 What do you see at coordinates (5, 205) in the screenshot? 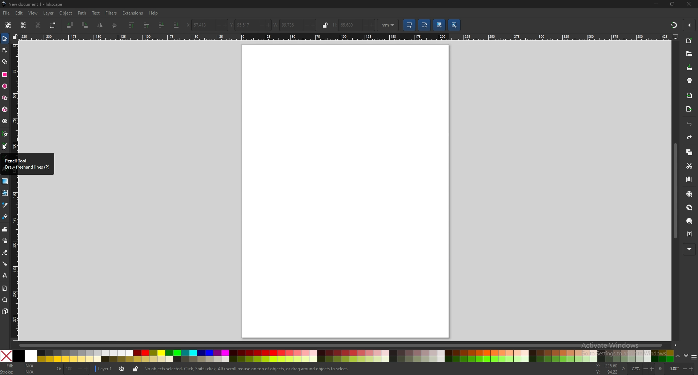
I see `color picker` at bounding box center [5, 205].